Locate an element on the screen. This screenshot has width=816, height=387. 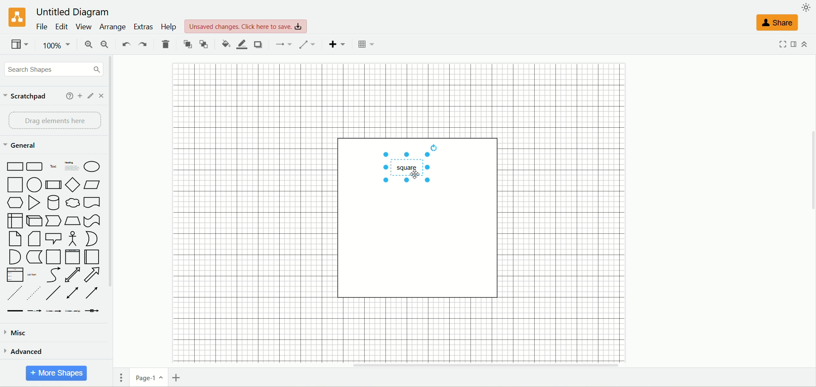
view is located at coordinates (20, 45).